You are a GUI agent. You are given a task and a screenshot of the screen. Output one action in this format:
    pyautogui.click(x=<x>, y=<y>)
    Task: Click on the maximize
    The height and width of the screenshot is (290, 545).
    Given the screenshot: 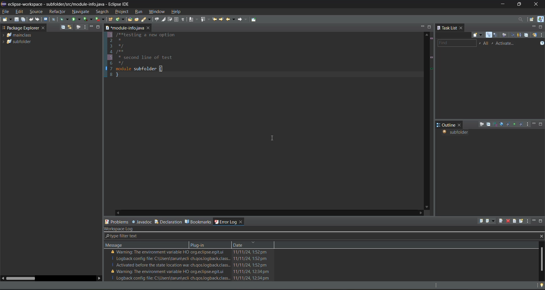 What is the action you would take?
    pyautogui.click(x=520, y=4)
    